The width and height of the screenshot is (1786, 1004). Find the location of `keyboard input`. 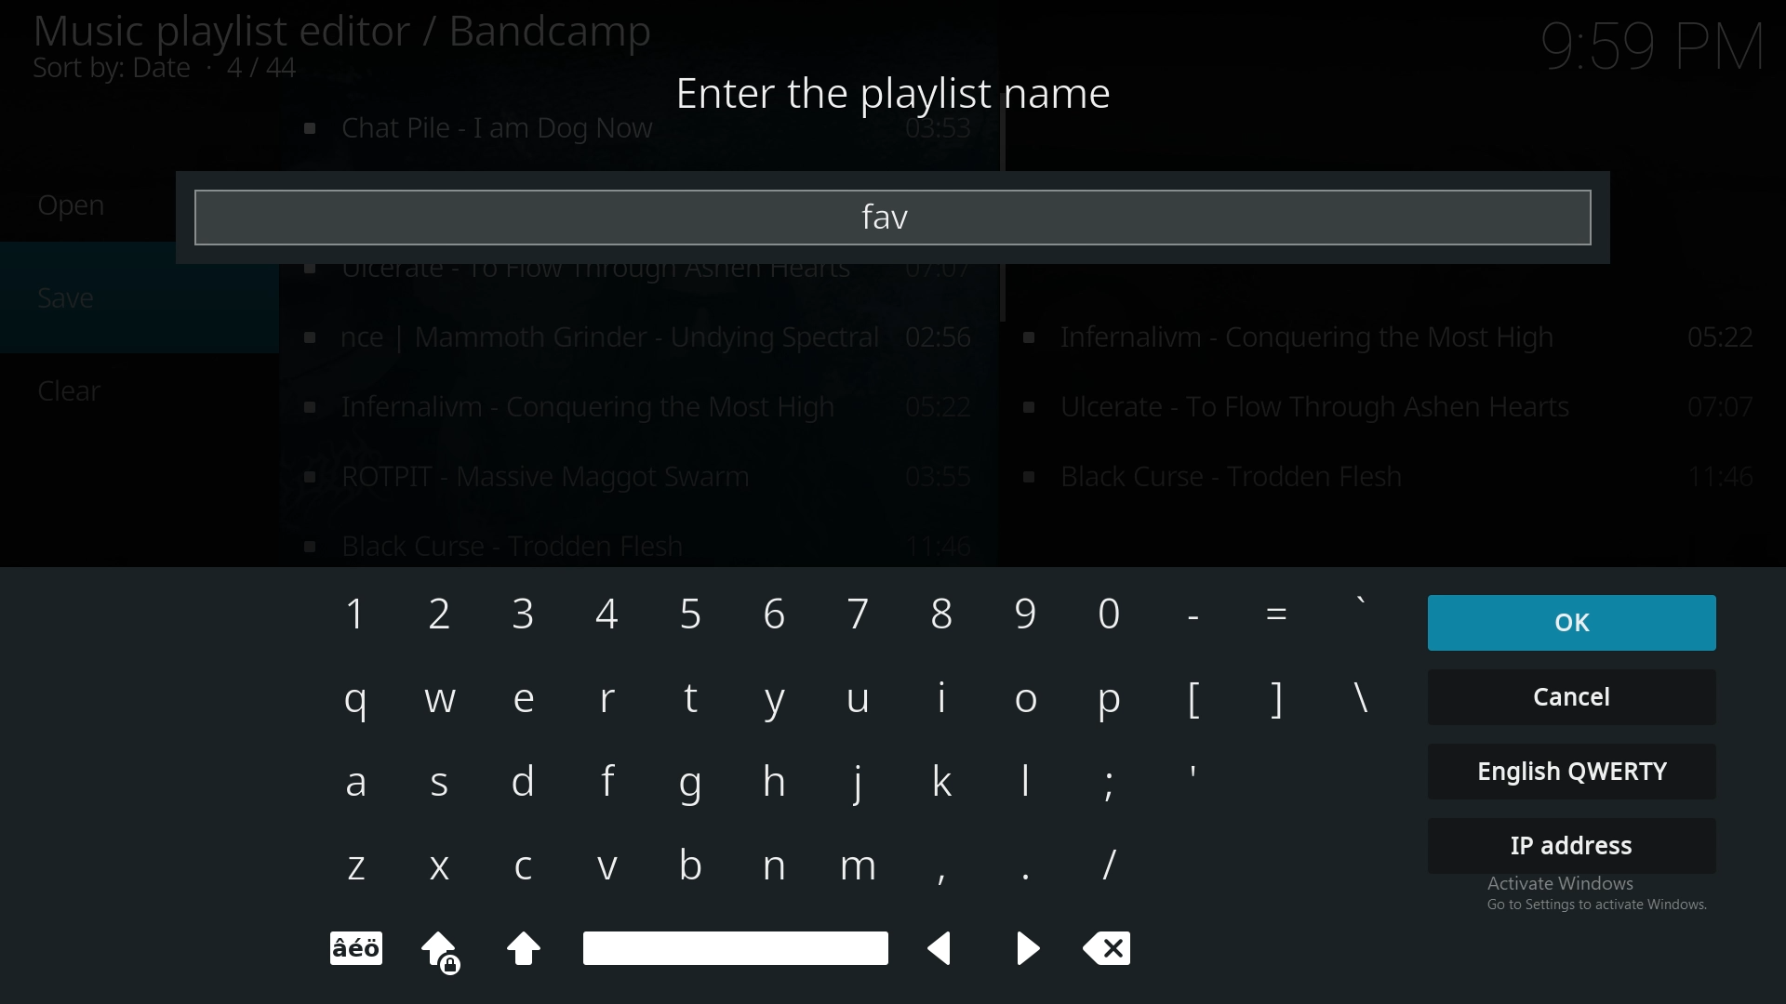

keyboard input is located at coordinates (1362, 614).